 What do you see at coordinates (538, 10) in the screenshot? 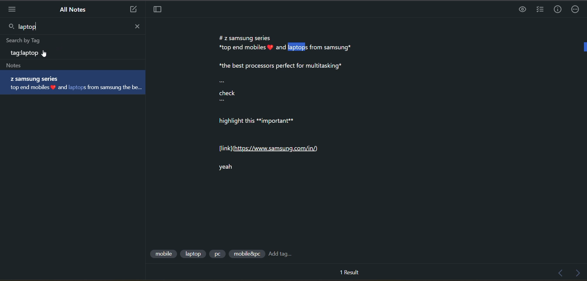
I see `insert checklist` at bounding box center [538, 10].